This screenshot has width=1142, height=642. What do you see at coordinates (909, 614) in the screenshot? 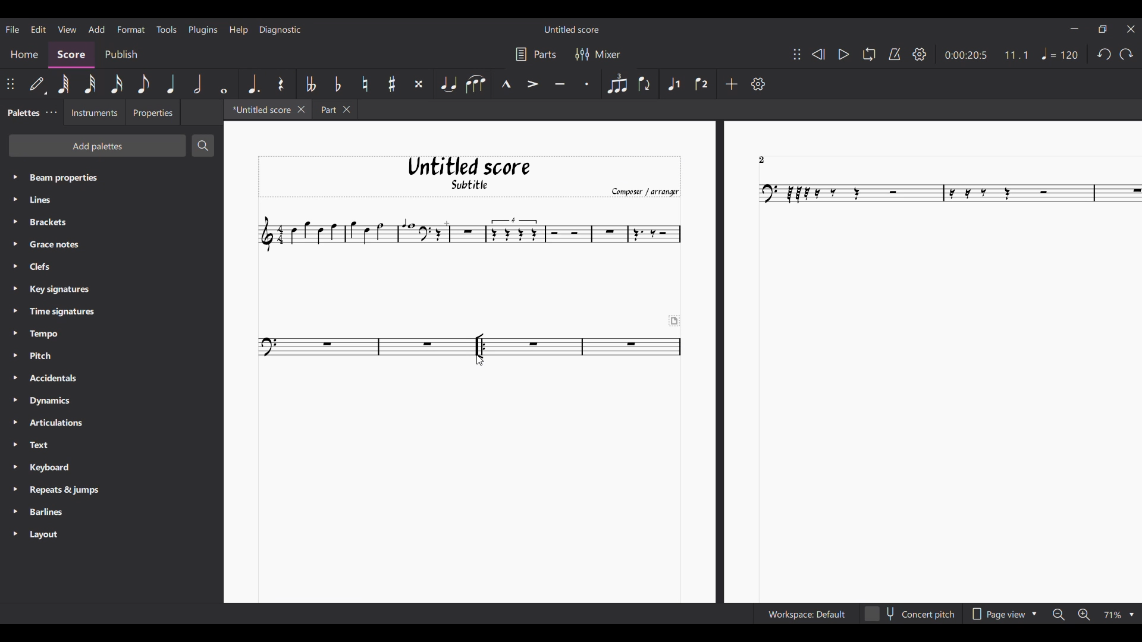
I see `Toggle for concert pitch` at bounding box center [909, 614].